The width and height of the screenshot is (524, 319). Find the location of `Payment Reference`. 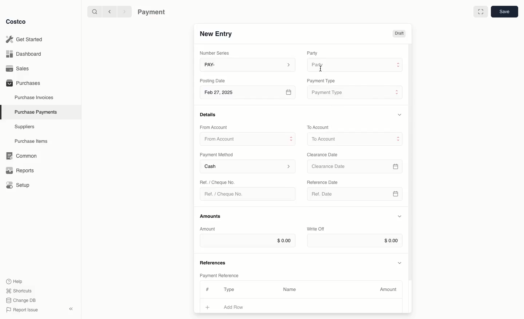

Payment Reference is located at coordinates (219, 275).